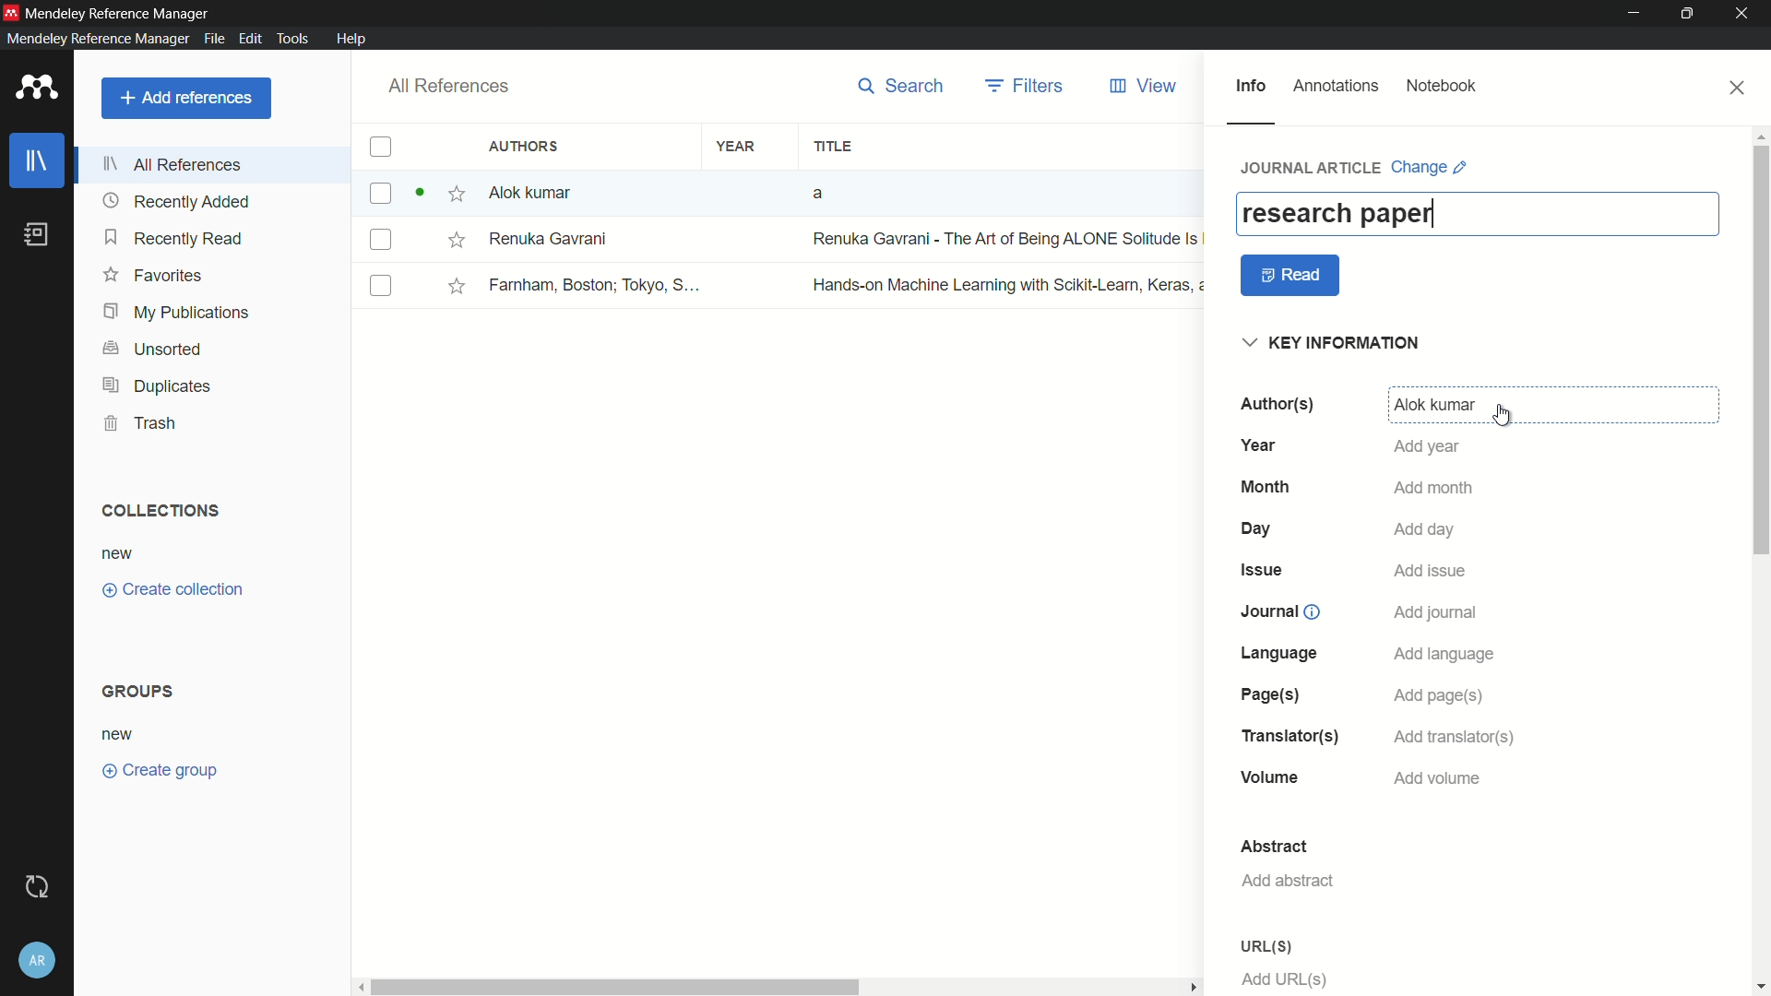 This screenshot has height=996, width=1771. Describe the element at coordinates (1266, 695) in the screenshot. I see `page` at that location.